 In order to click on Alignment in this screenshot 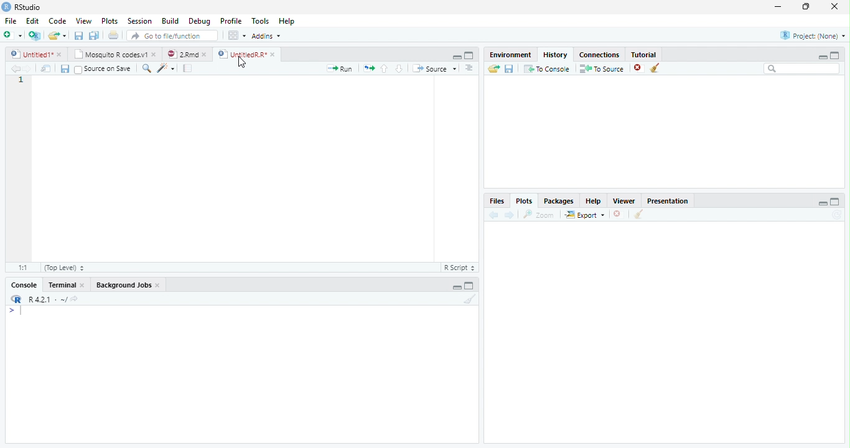, I will do `click(469, 68)`.